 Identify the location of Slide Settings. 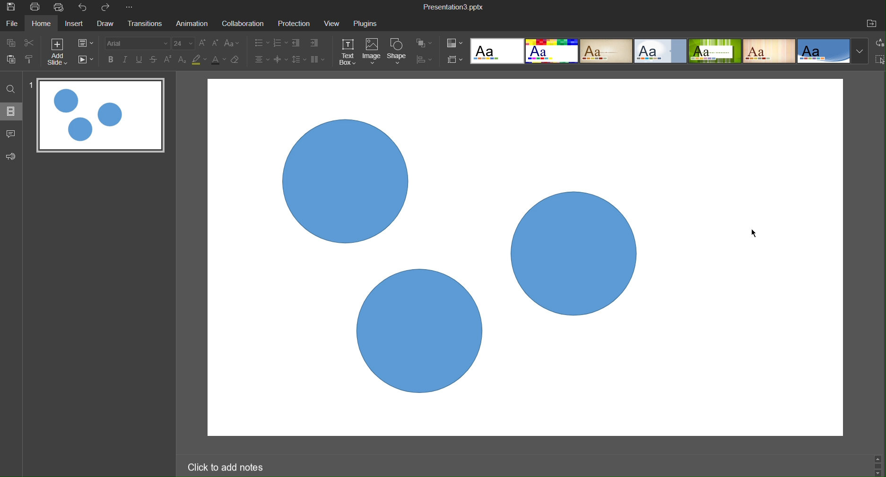
(89, 44).